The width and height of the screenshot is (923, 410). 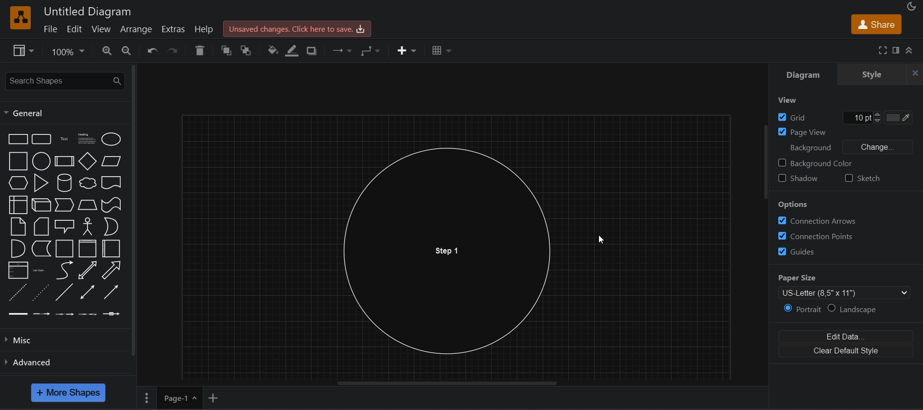 I want to click on redo, so click(x=202, y=50).